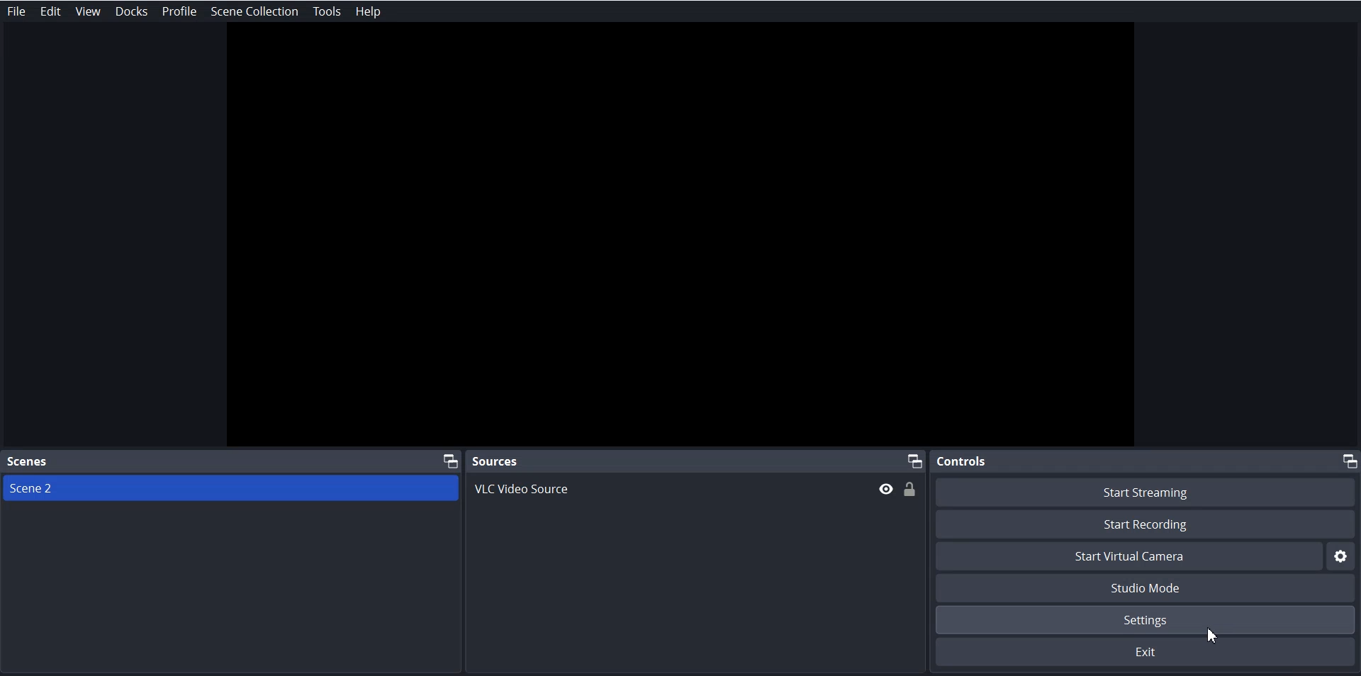  What do you see at coordinates (51, 11) in the screenshot?
I see `Edit` at bounding box center [51, 11].